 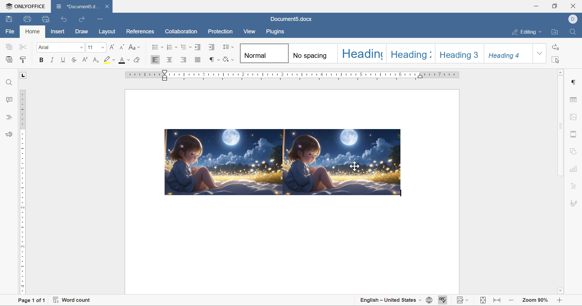 I want to click on view, so click(x=251, y=31).